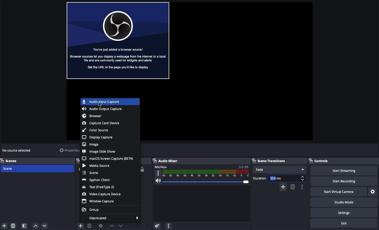 This screenshot has width=379, height=230. What do you see at coordinates (100, 226) in the screenshot?
I see `Source preferences` at bounding box center [100, 226].